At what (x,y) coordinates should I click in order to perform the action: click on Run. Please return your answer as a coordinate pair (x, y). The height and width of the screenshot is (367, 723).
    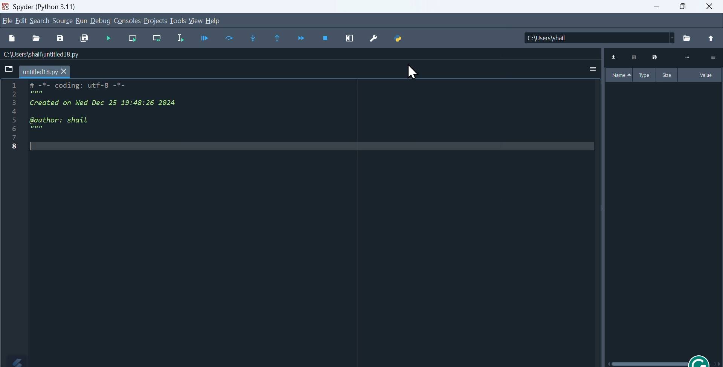
    Looking at the image, I should click on (83, 20).